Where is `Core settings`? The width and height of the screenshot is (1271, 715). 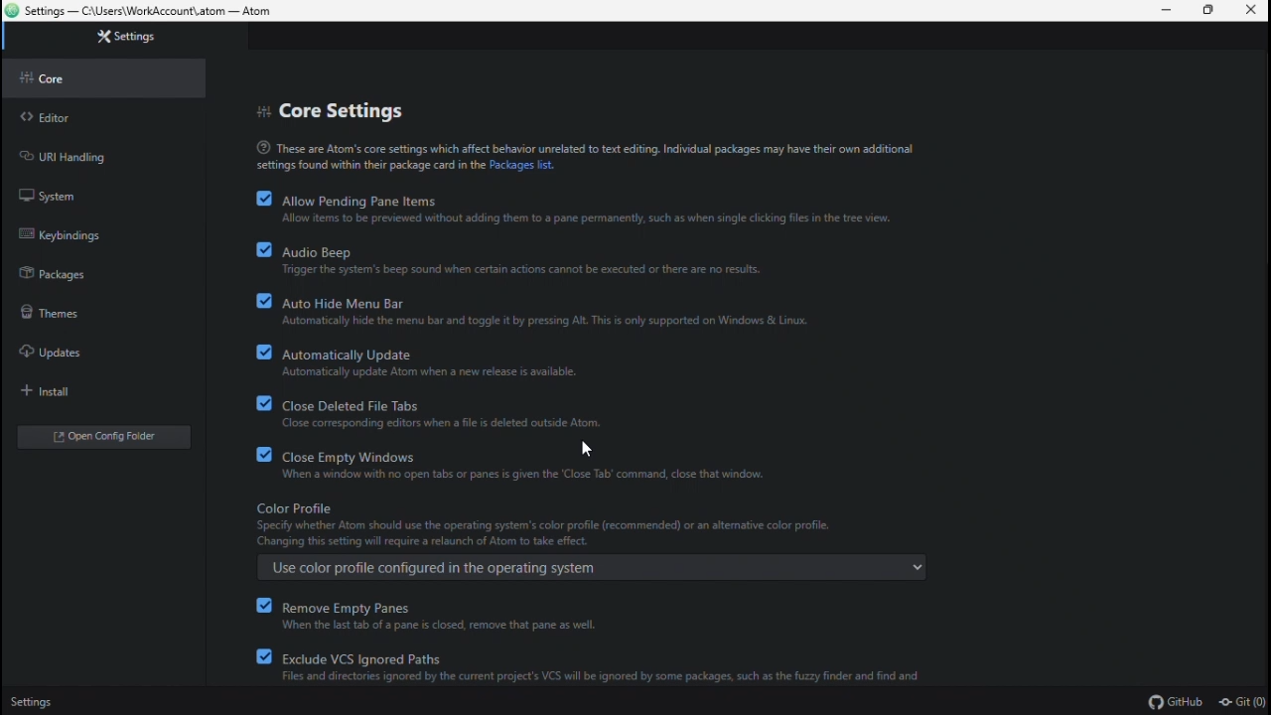
Core settings is located at coordinates (101, 78).